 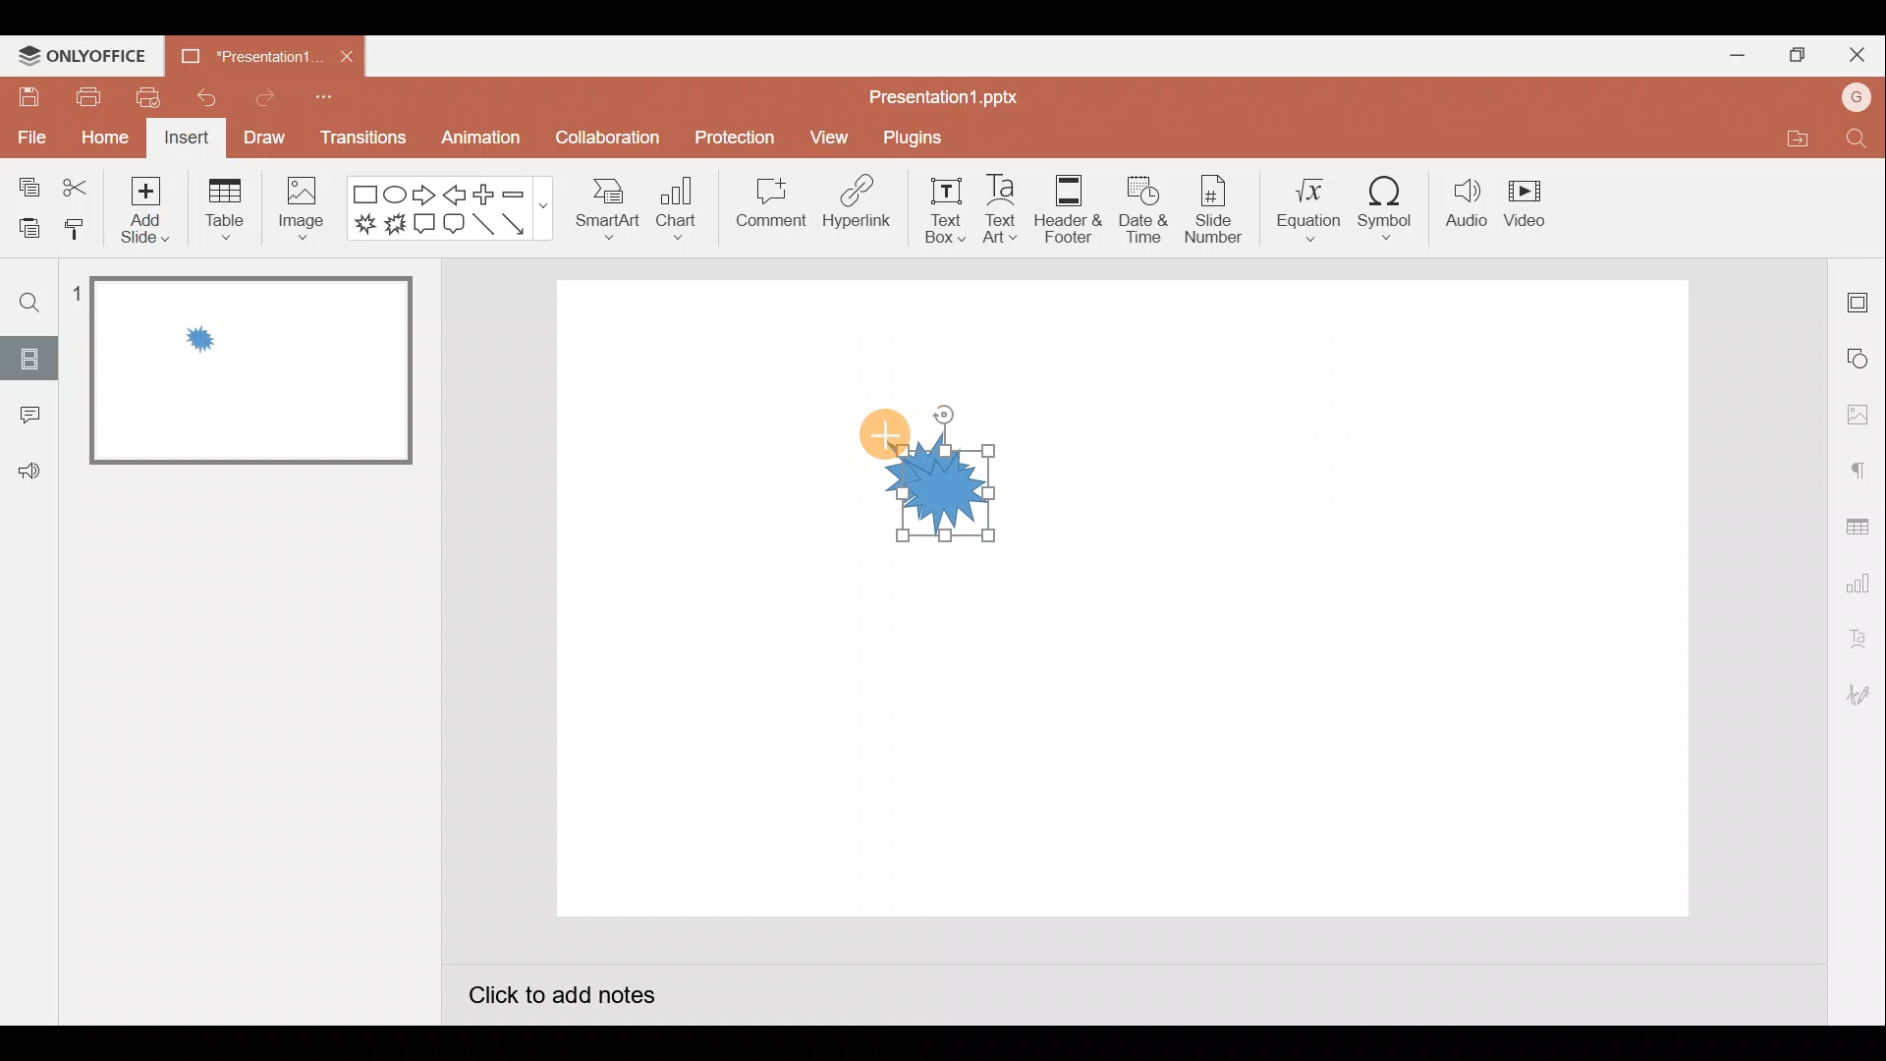 I want to click on Symbol, so click(x=1387, y=208).